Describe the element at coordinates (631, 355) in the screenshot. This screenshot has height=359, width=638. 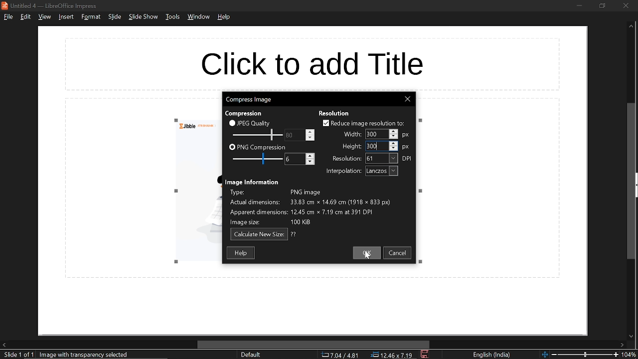
I see `current zoom` at that location.